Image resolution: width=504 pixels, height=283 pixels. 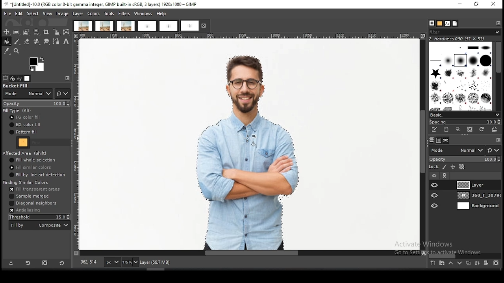 What do you see at coordinates (432, 23) in the screenshot?
I see `brushes` at bounding box center [432, 23].